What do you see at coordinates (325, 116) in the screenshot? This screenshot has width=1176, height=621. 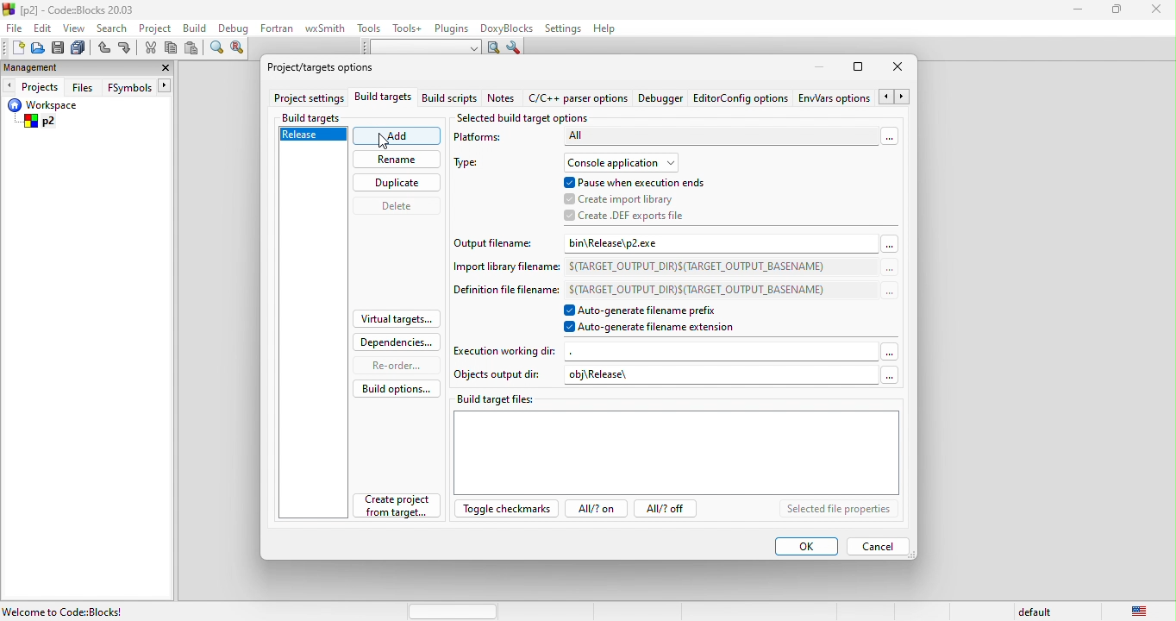 I see `build targets` at bounding box center [325, 116].